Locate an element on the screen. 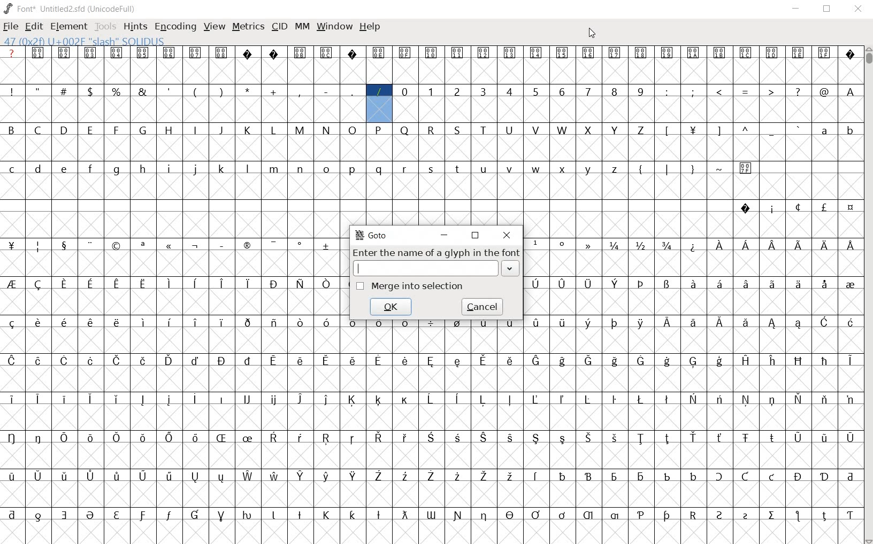  glyph is located at coordinates (536, 438).